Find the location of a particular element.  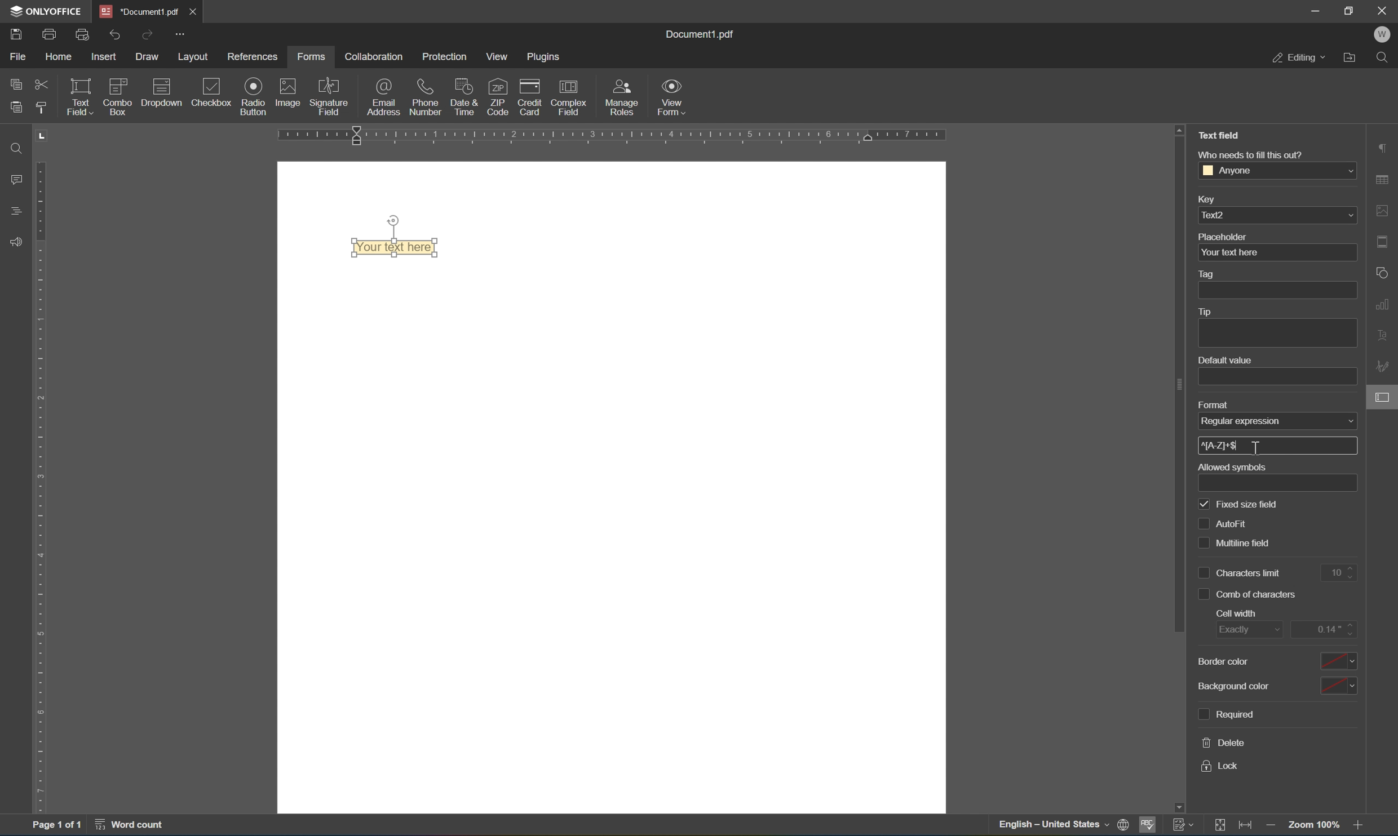

cell width is located at coordinates (1236, 613).